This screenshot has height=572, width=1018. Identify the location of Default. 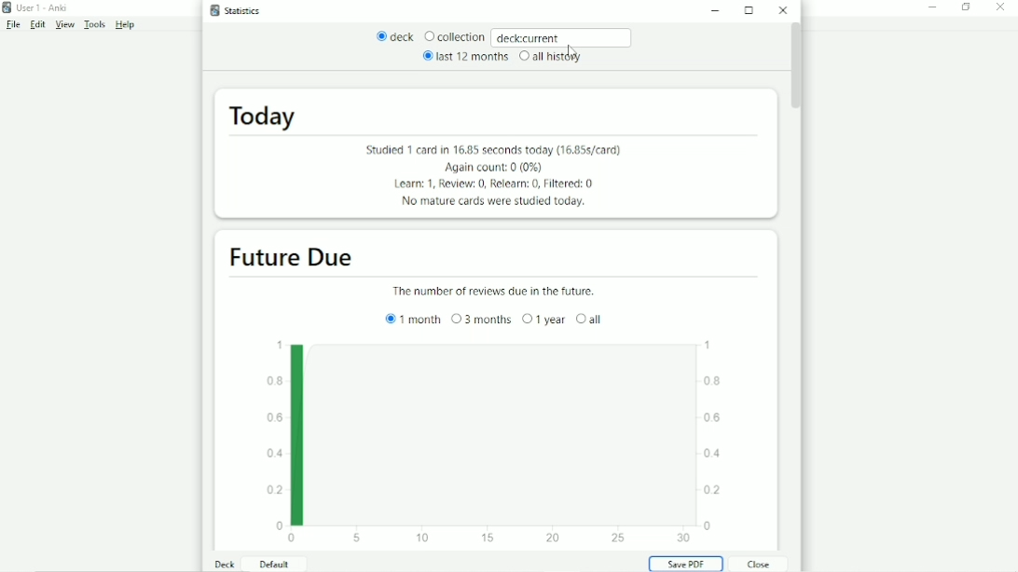
(271, 565).